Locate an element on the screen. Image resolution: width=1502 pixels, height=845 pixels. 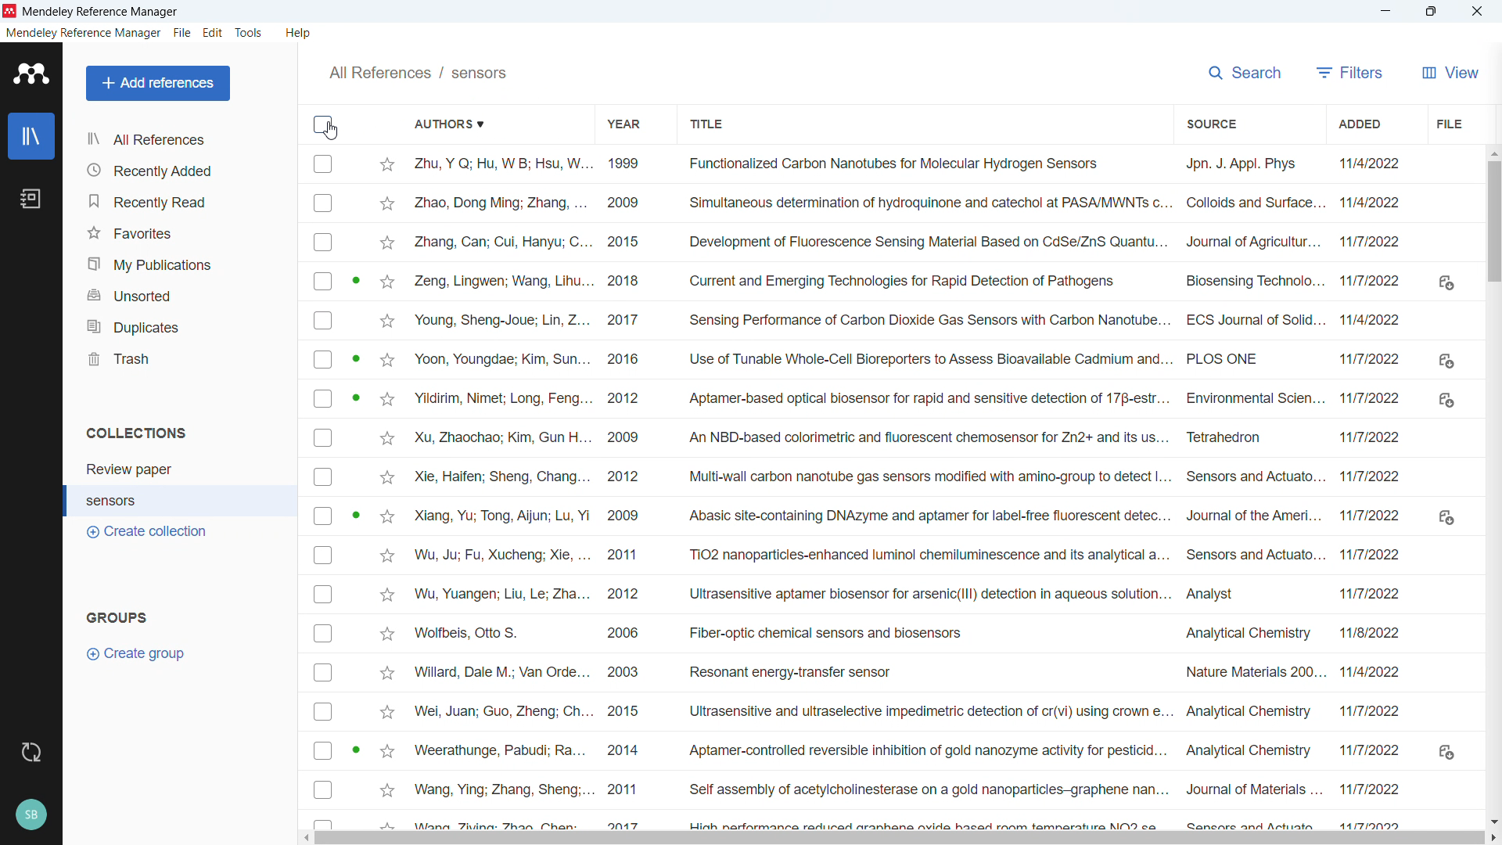
Cursor  is located at coordinates (331, 131).